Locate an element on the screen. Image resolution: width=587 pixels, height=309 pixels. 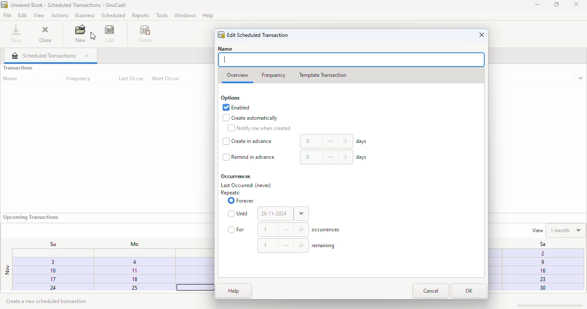
cursor is located at coordinates (90, 35).